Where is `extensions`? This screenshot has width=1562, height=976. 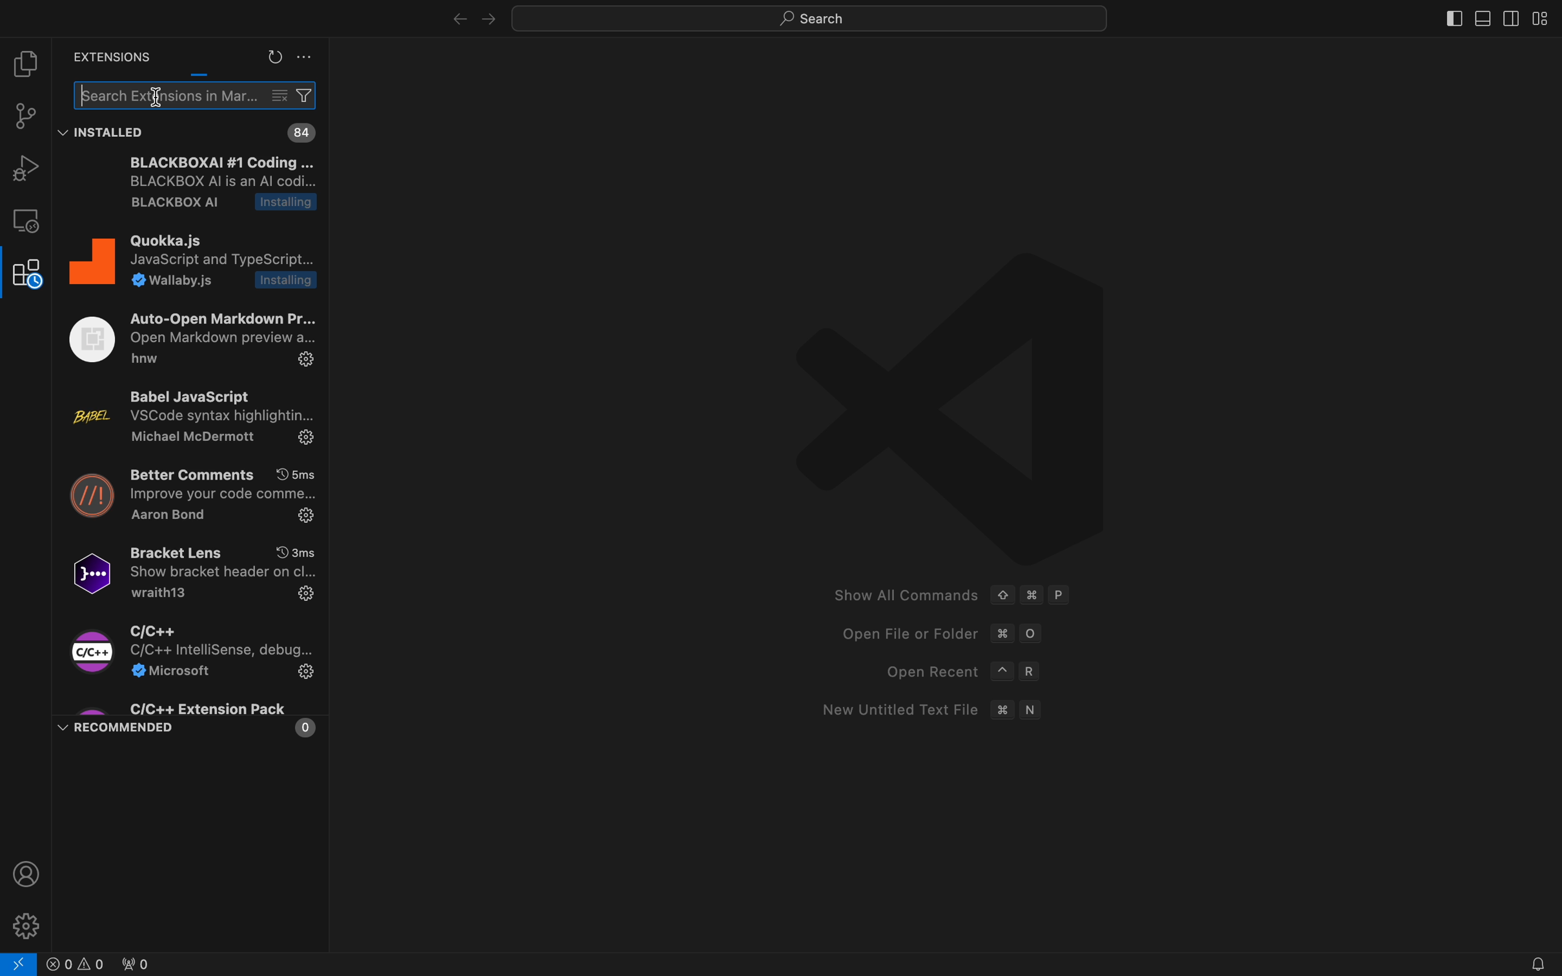 extensions is located at coordinates (107, 56).